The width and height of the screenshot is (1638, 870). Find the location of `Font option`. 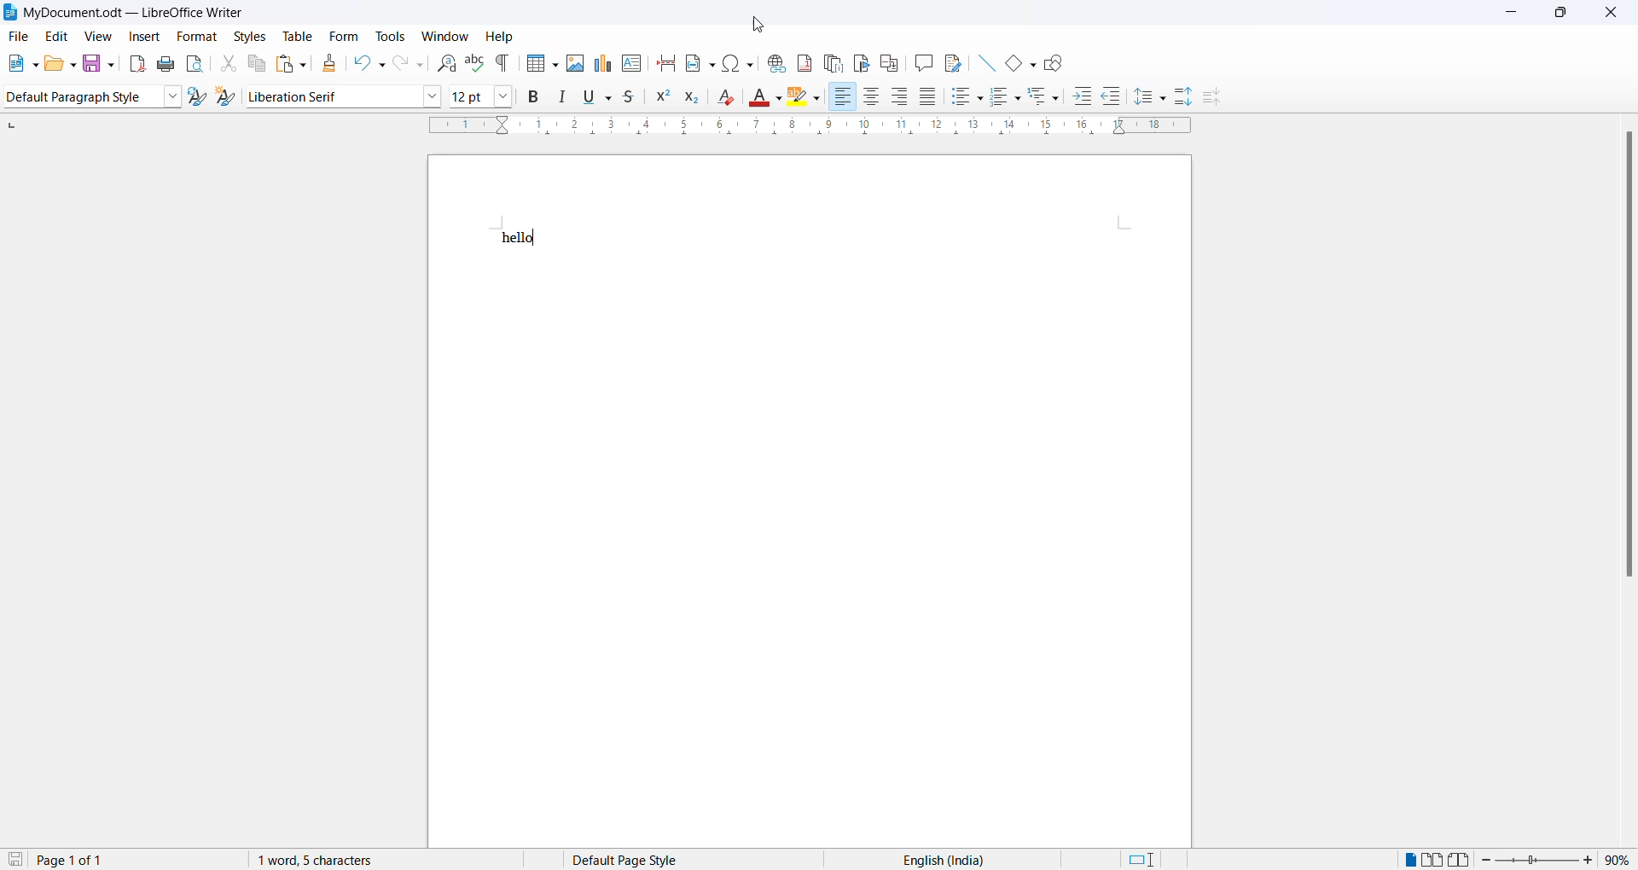

Font option is located at coordinates (433, 96).